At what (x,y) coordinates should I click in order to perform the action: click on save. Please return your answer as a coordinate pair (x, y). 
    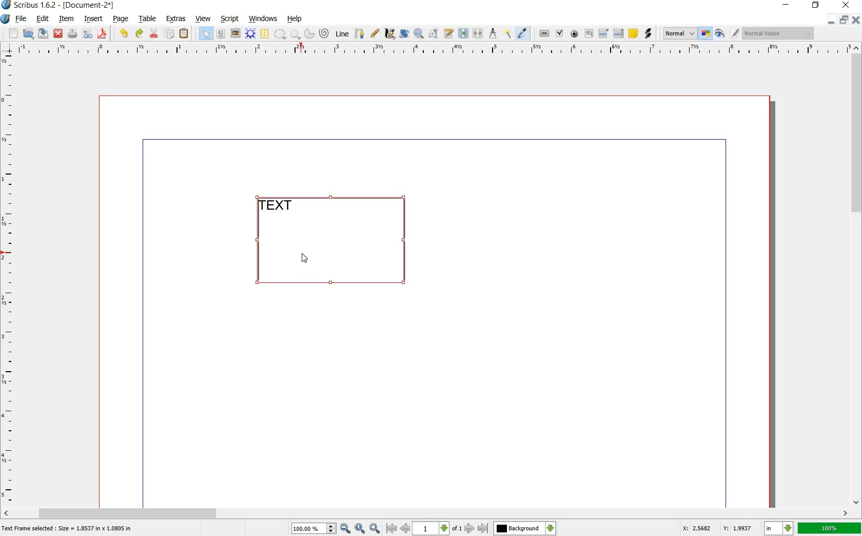
    Looking at the image, I should click on (44, 33).